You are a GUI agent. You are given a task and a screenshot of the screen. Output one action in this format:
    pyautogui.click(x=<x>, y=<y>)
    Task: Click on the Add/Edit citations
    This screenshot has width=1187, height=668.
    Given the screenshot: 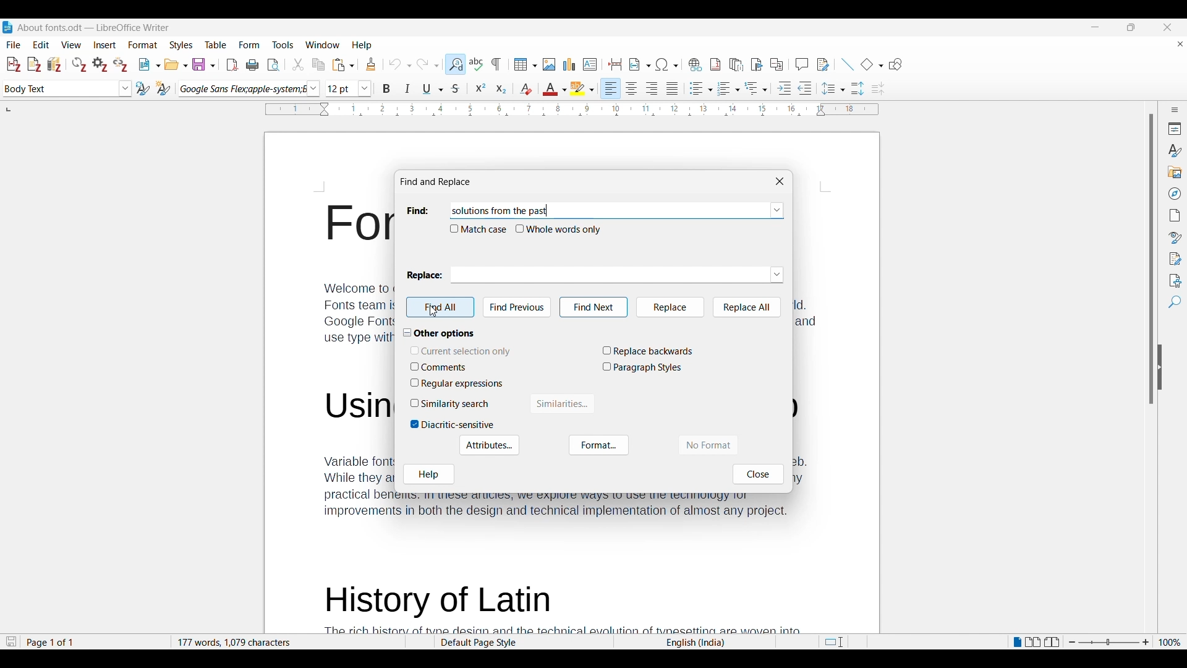 What is the action you would take?
    pyautogui.click(x=14, y=65)
    